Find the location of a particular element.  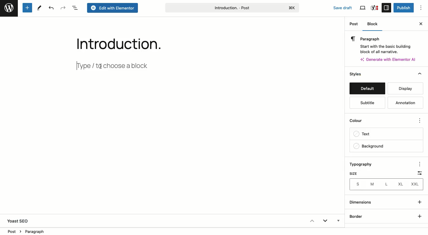

Typography  is located at coordinates (364, 165).